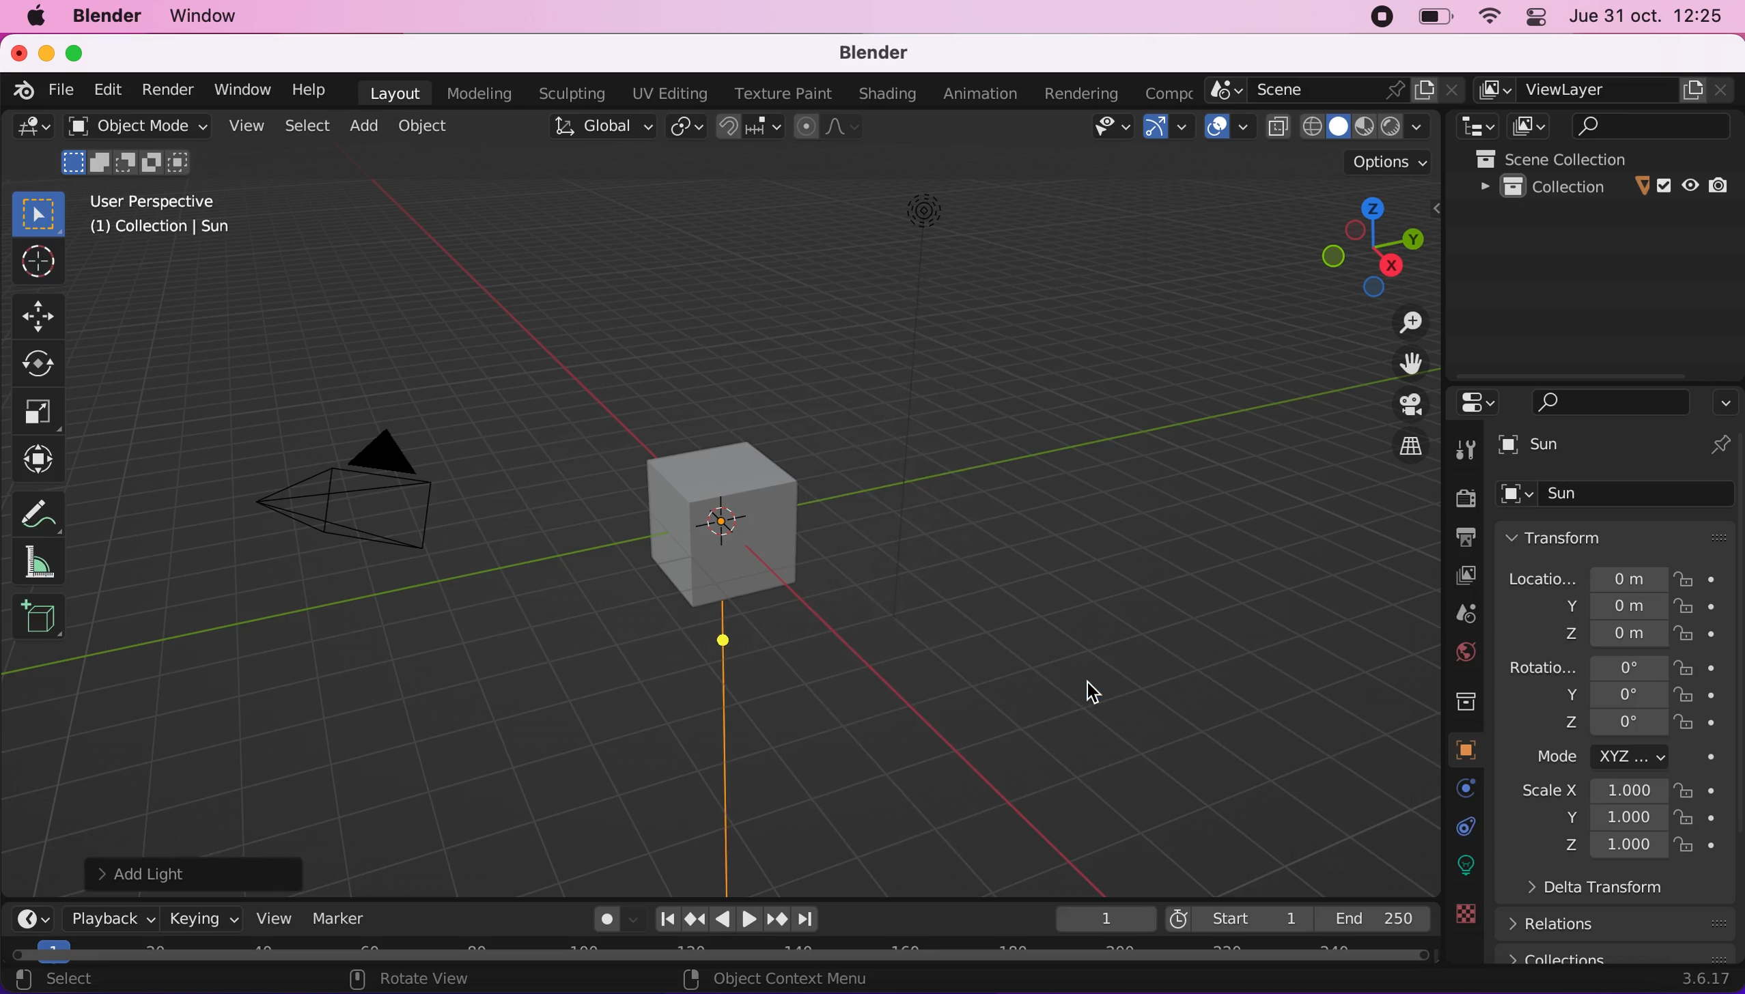  Describe the element at coordinates (75, 54) in the screenshot. I see `maximize` at that location.